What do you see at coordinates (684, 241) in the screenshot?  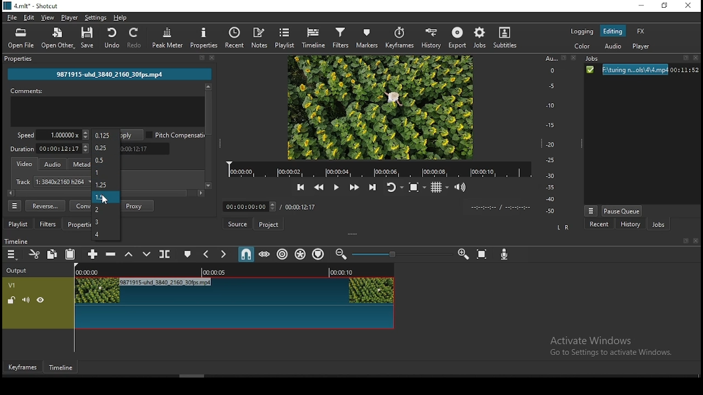 I see `bookmark` at bounding box center [684, 241].